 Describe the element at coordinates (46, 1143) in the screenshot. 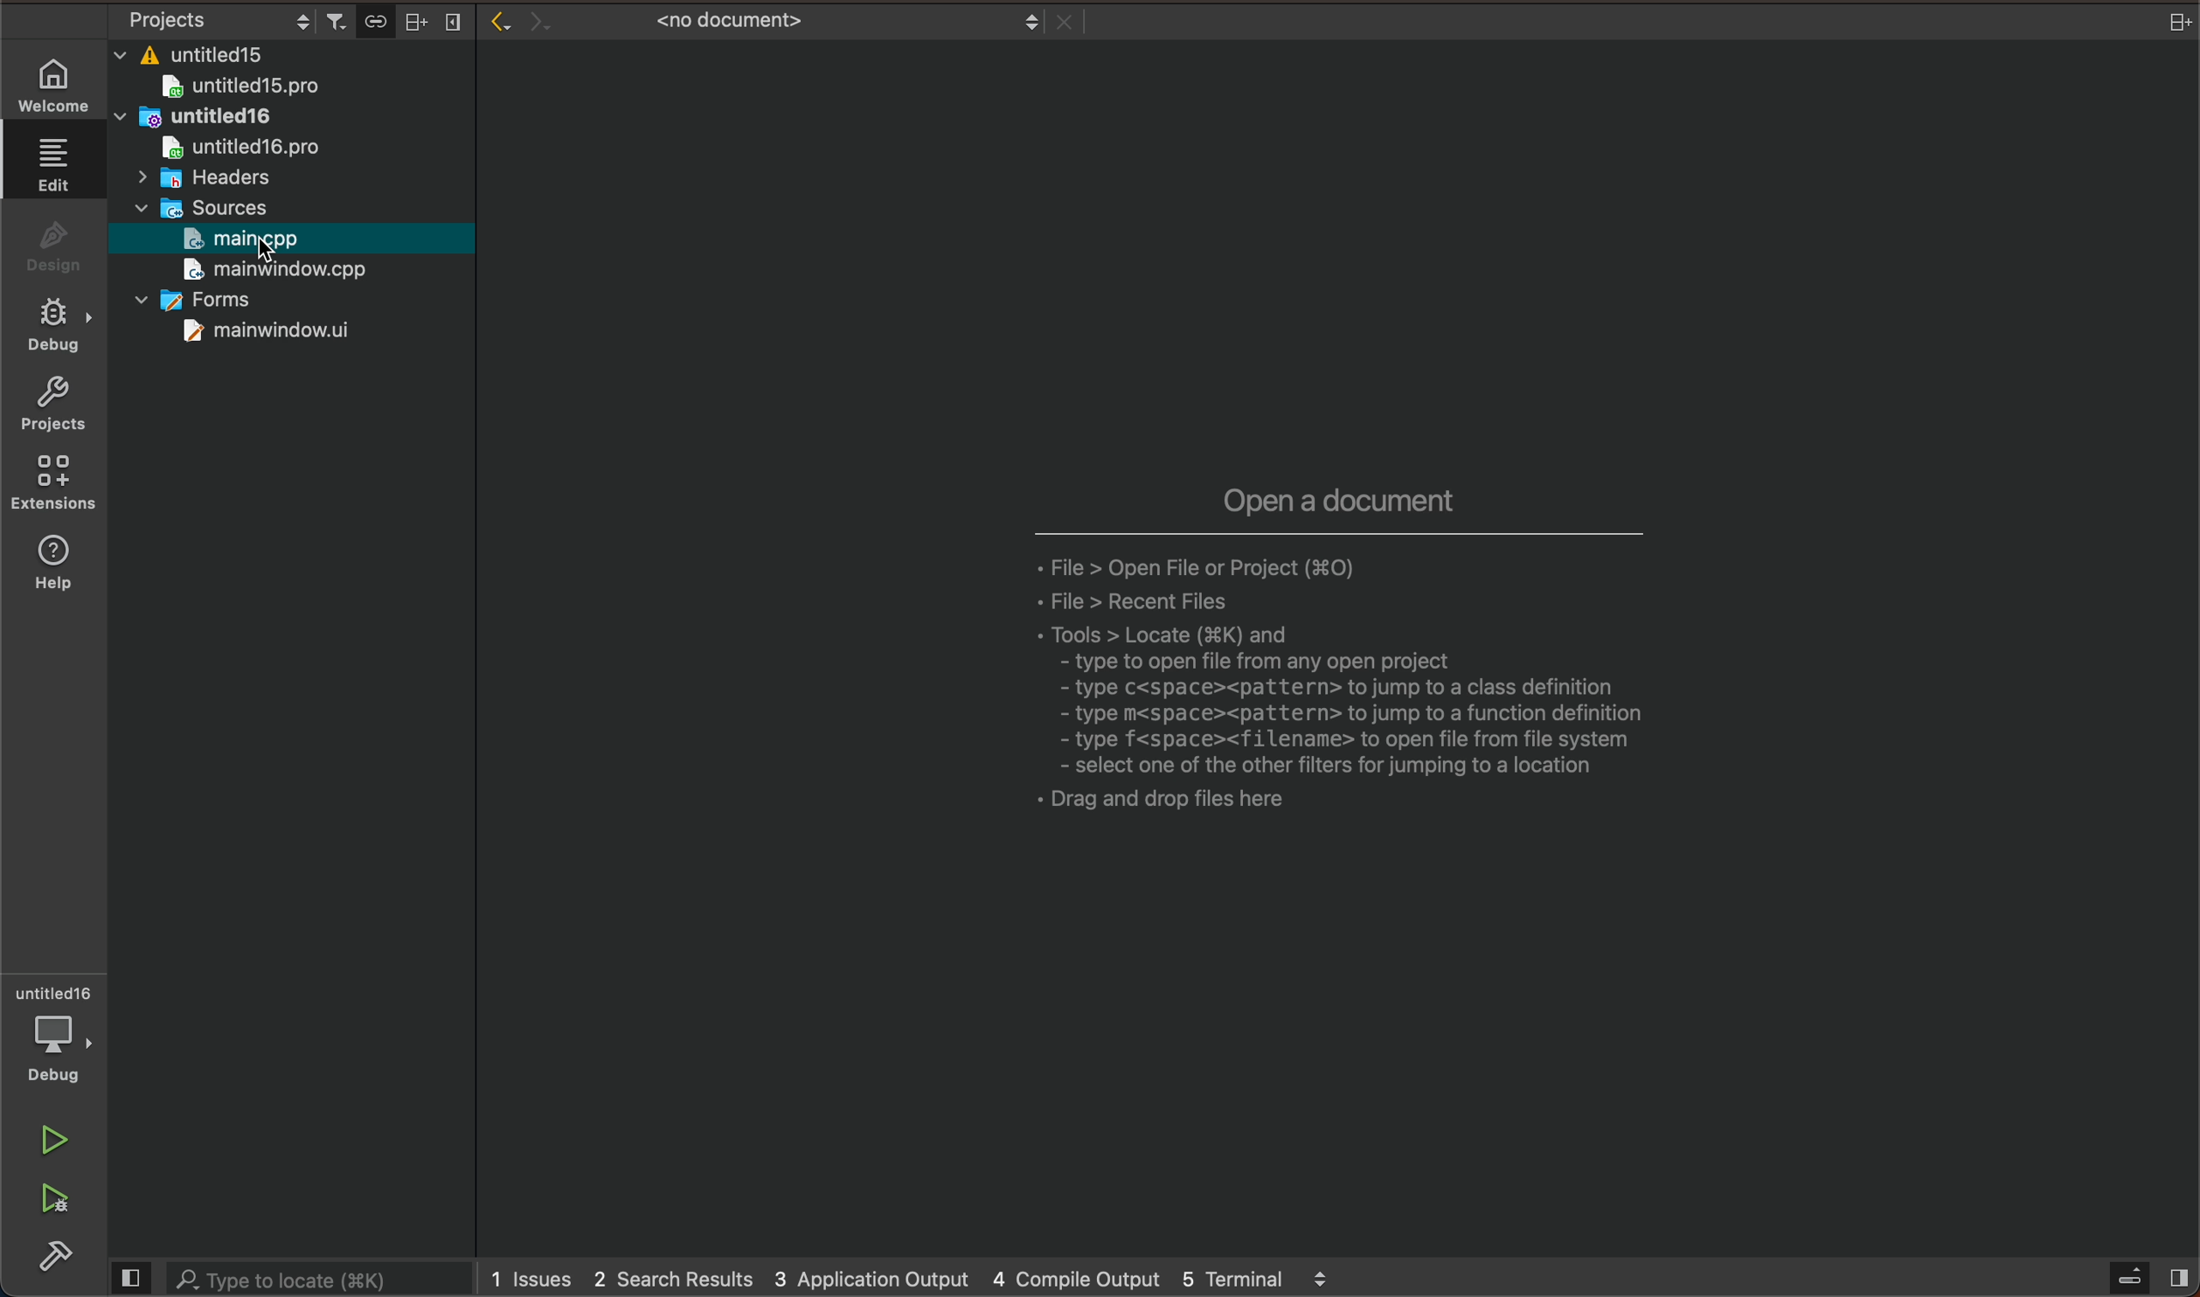

I see `run` at that location.